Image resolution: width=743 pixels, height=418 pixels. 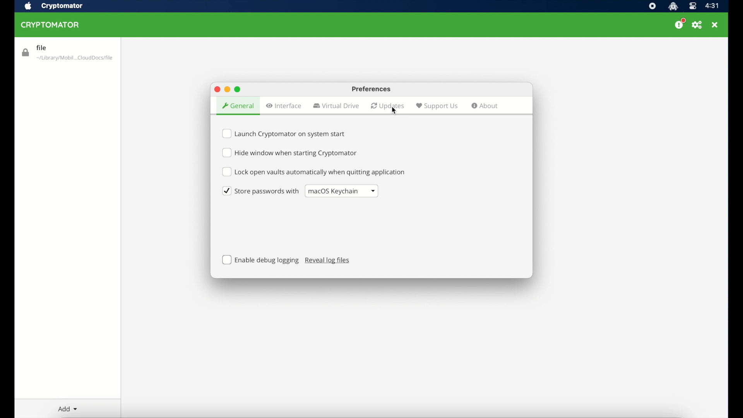 I want to click on checkbox, so click(x=313, y=172).